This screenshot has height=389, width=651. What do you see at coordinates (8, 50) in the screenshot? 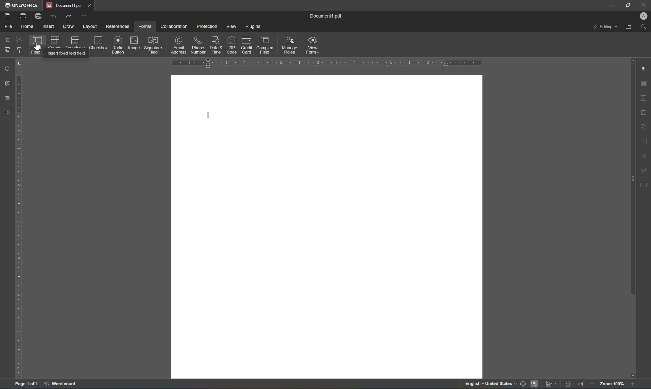
I see `paste` at bounding box center [8, 50].